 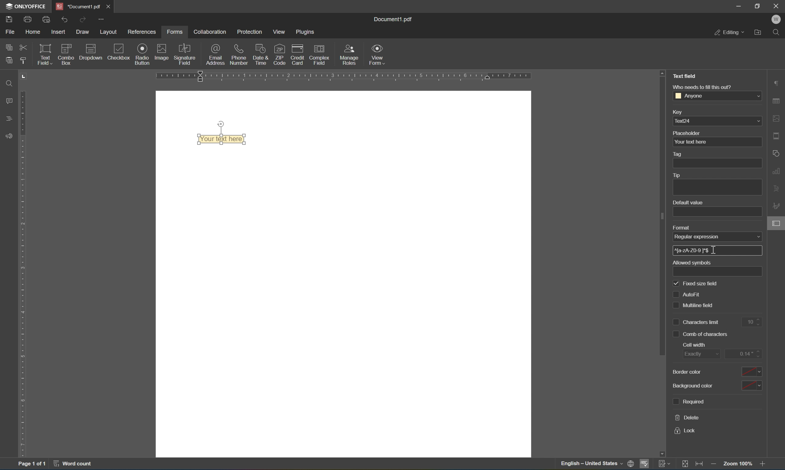 What do you see at coordinates (688, 402) in the screenshot?
I see `required` at bounding box center [688, 402].